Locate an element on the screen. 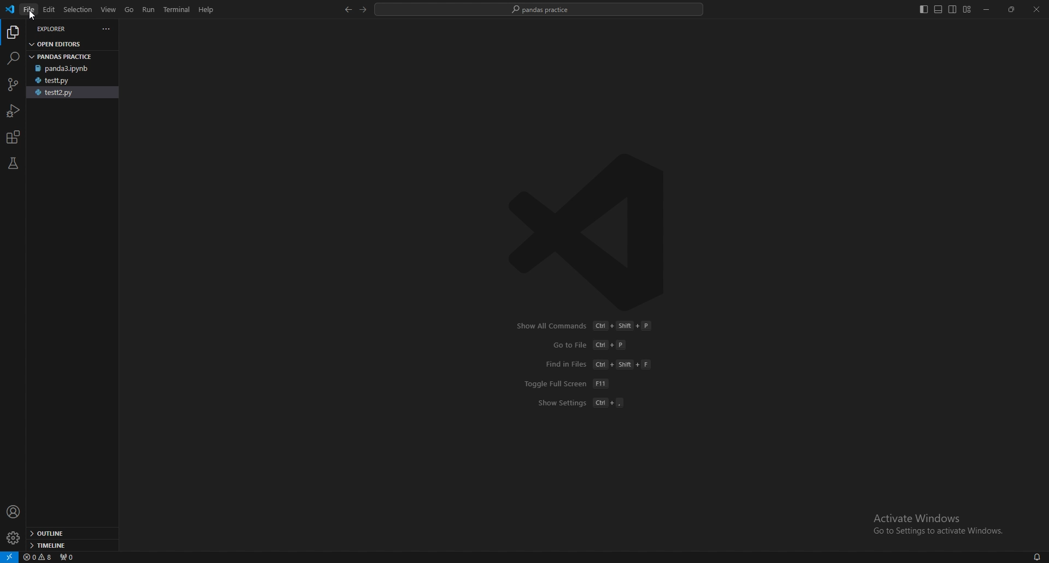 This screenshot has height=563, width=1049. Help is located at coordinates (205, 10).